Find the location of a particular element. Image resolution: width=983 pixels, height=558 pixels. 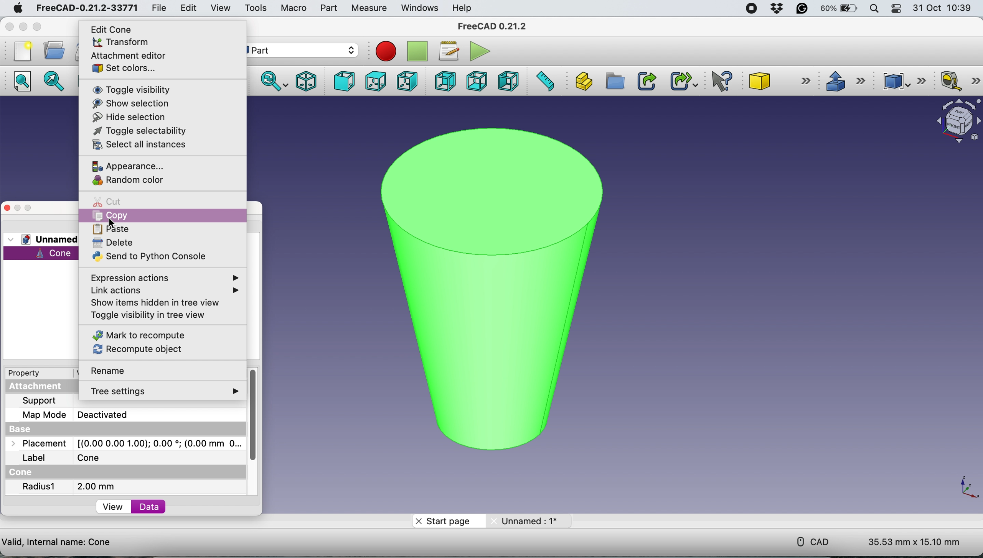

data is located at coordinates (151, 507).